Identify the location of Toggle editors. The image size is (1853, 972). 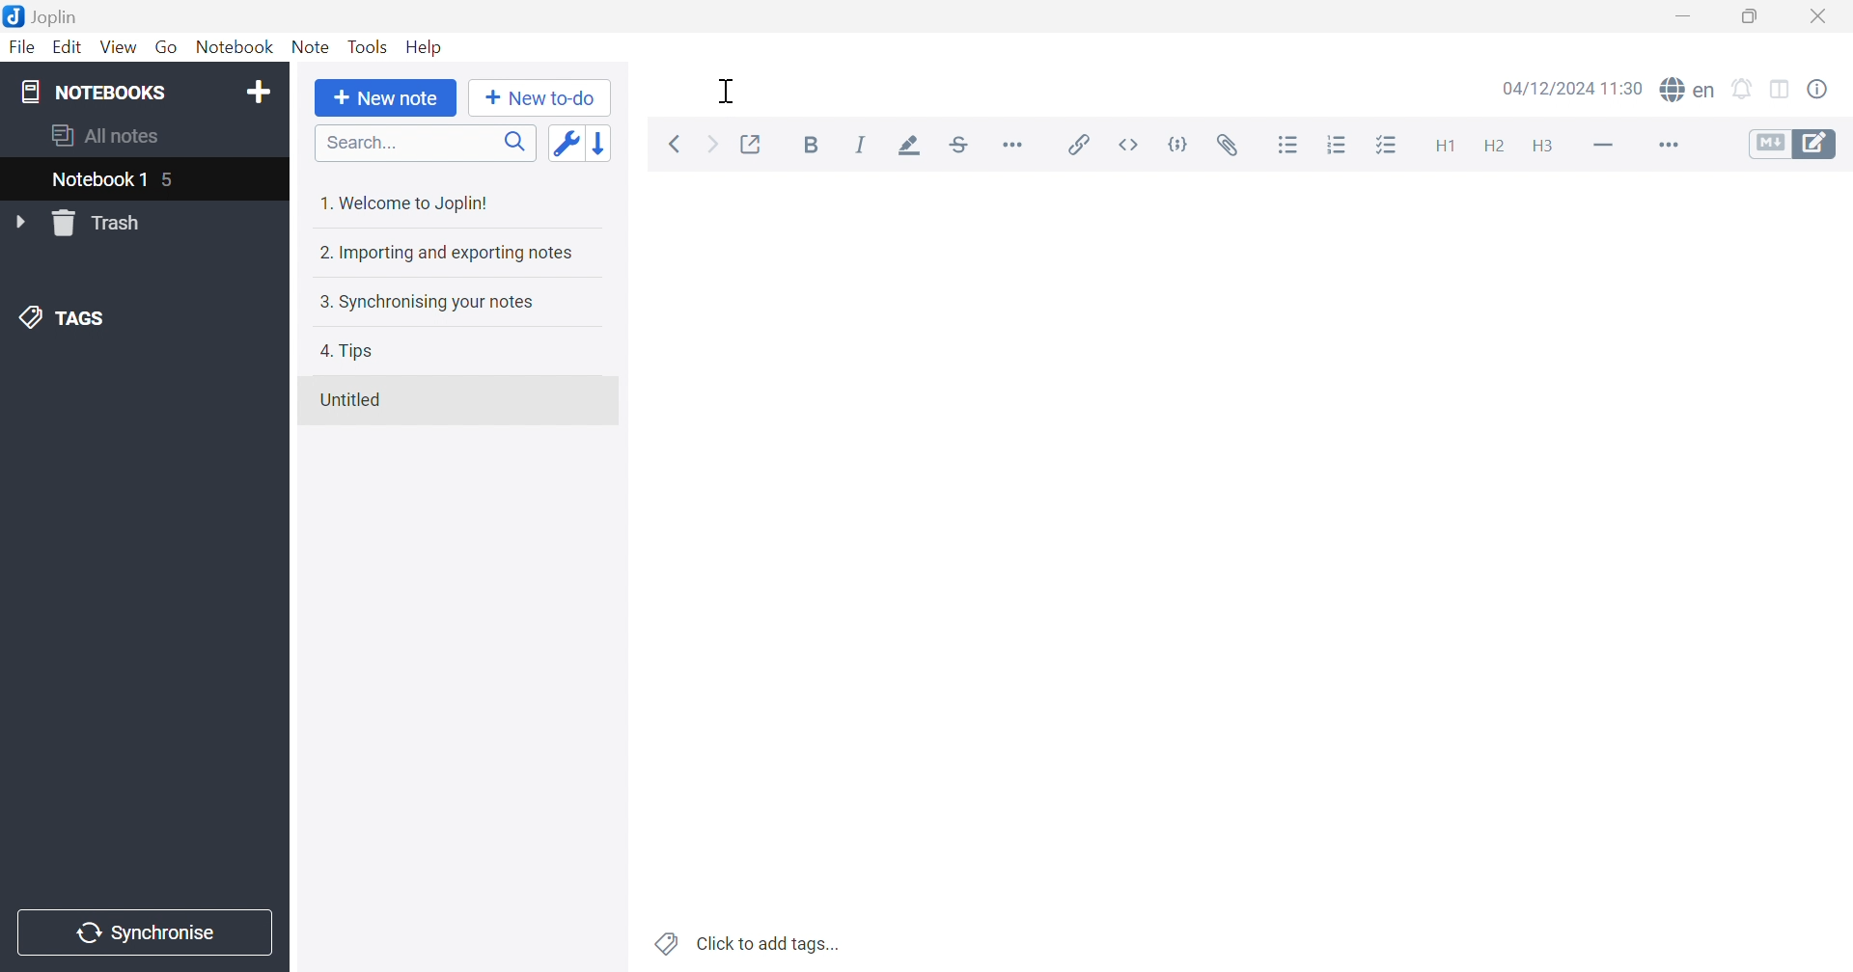
(1793, 147).